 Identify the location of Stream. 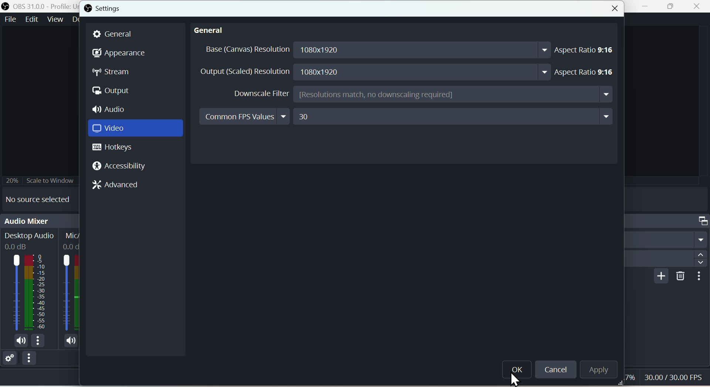
(112, 73).